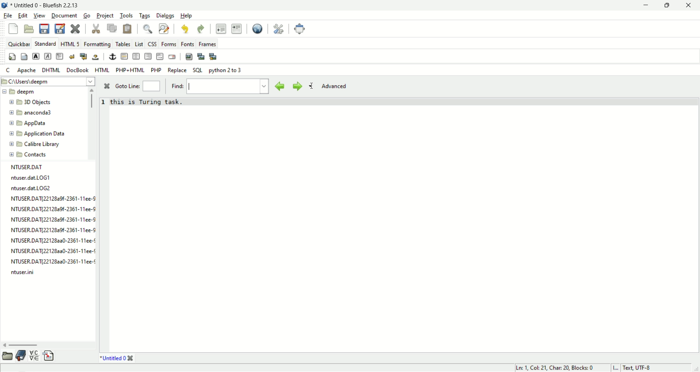  Describe the element at coordinates (148, 102) in the screenshot. I see `this is Turing task.` at that location.